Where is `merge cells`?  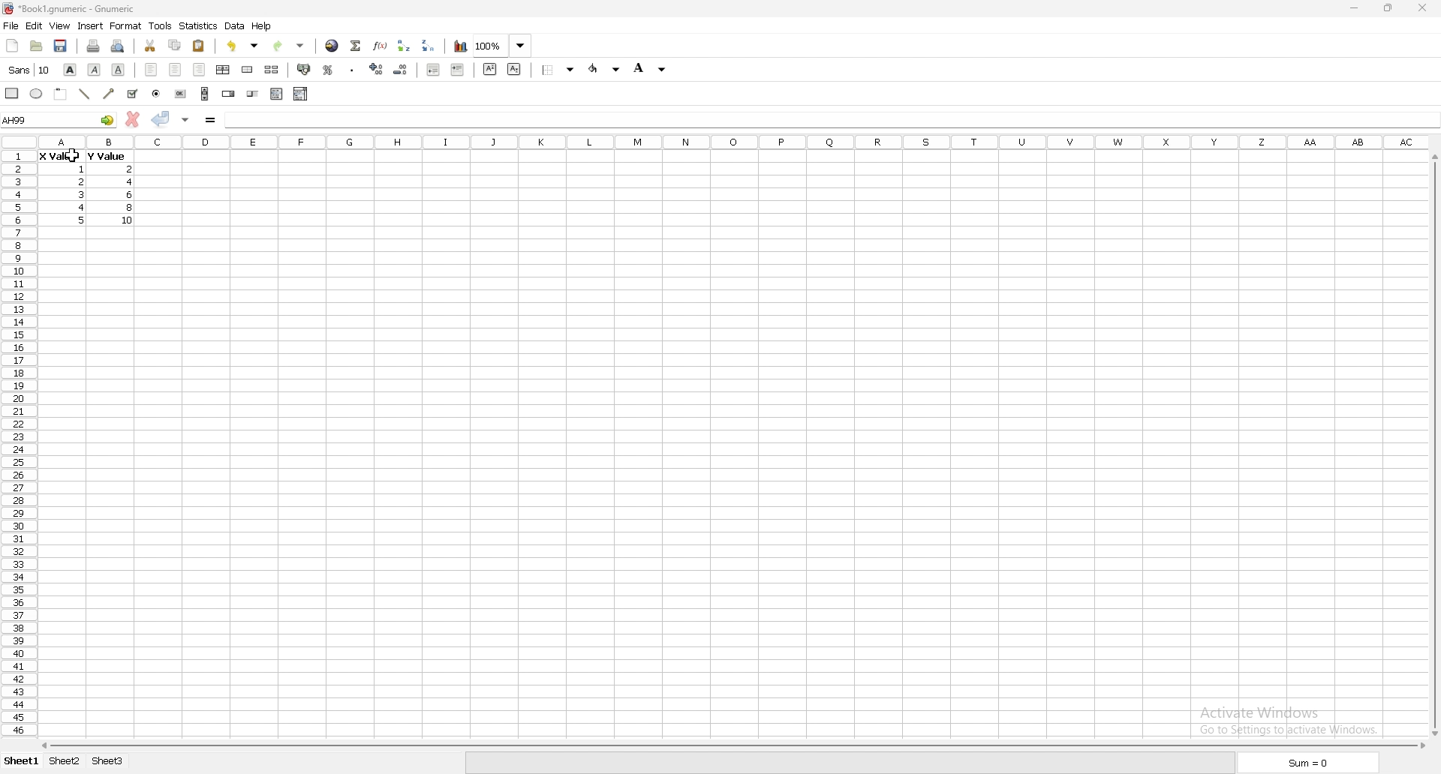 merge cells is located at coordinates (247, 70).